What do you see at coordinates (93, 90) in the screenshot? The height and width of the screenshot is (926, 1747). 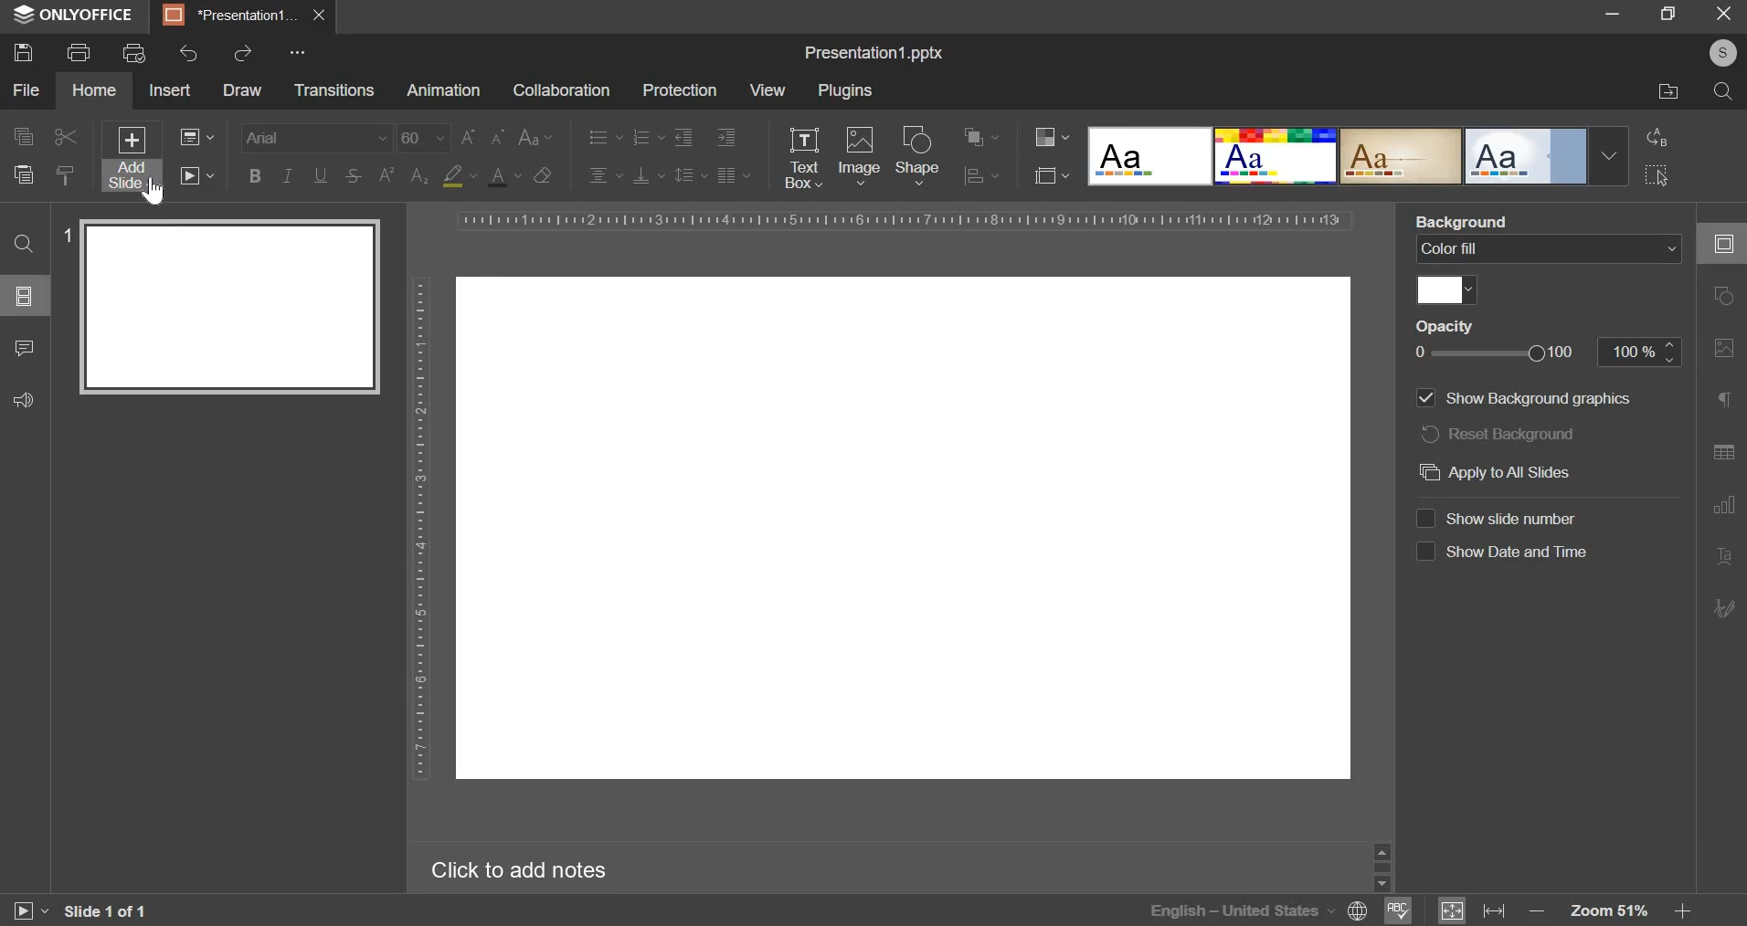 I see `home` at bounding box center [93, 90].